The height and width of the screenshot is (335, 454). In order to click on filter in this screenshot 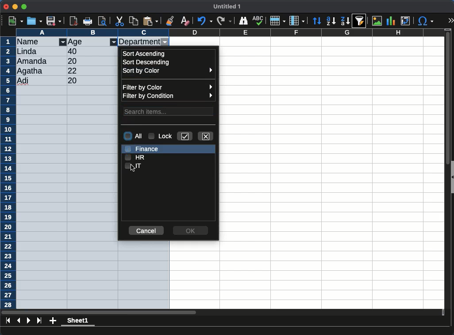, I will do `click(165, 43)`.